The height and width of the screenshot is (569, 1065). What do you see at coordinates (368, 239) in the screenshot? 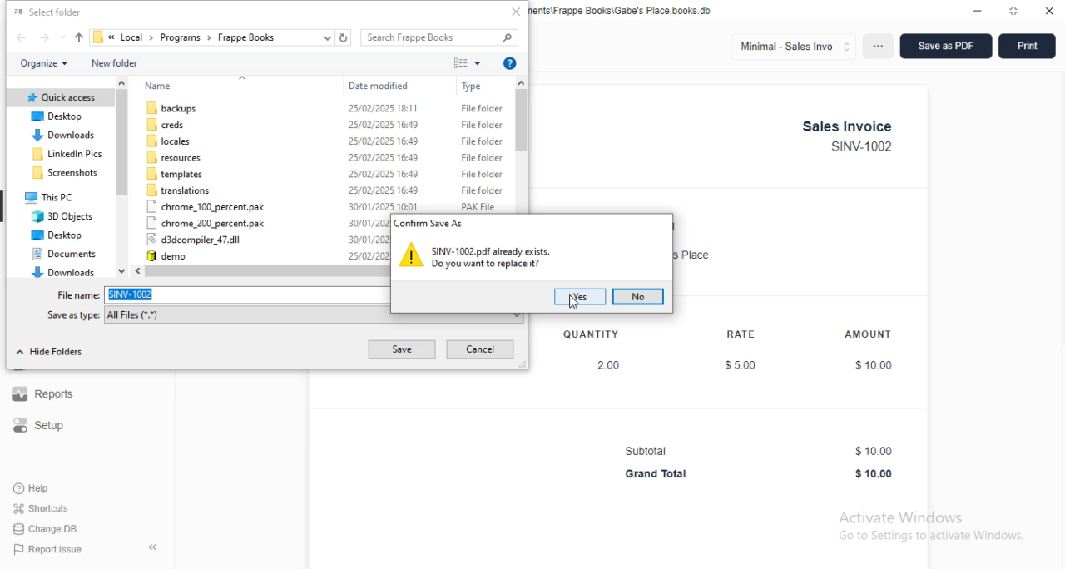
I see `30/01/2025 10:01` at bounding box center [368, 239].